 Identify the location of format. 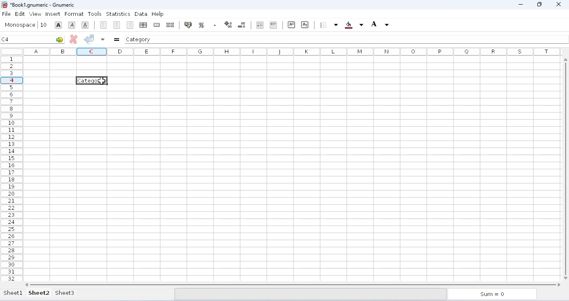
(74, 14).